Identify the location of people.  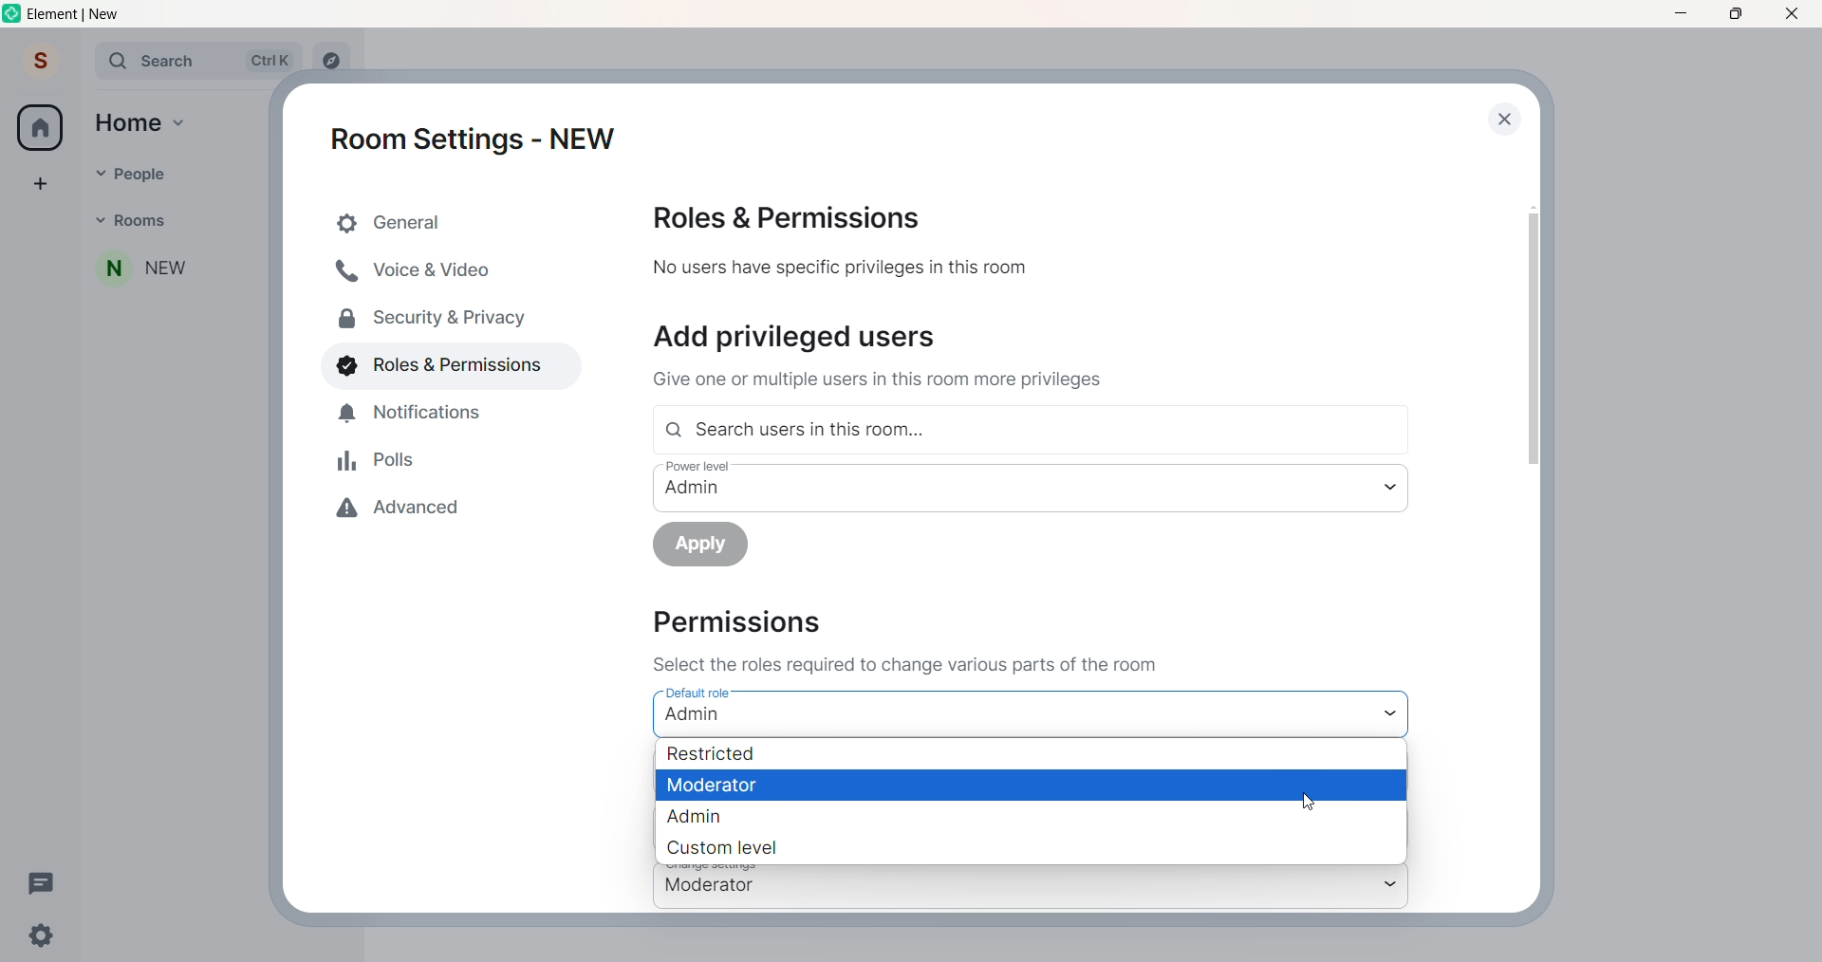
(127, 174).